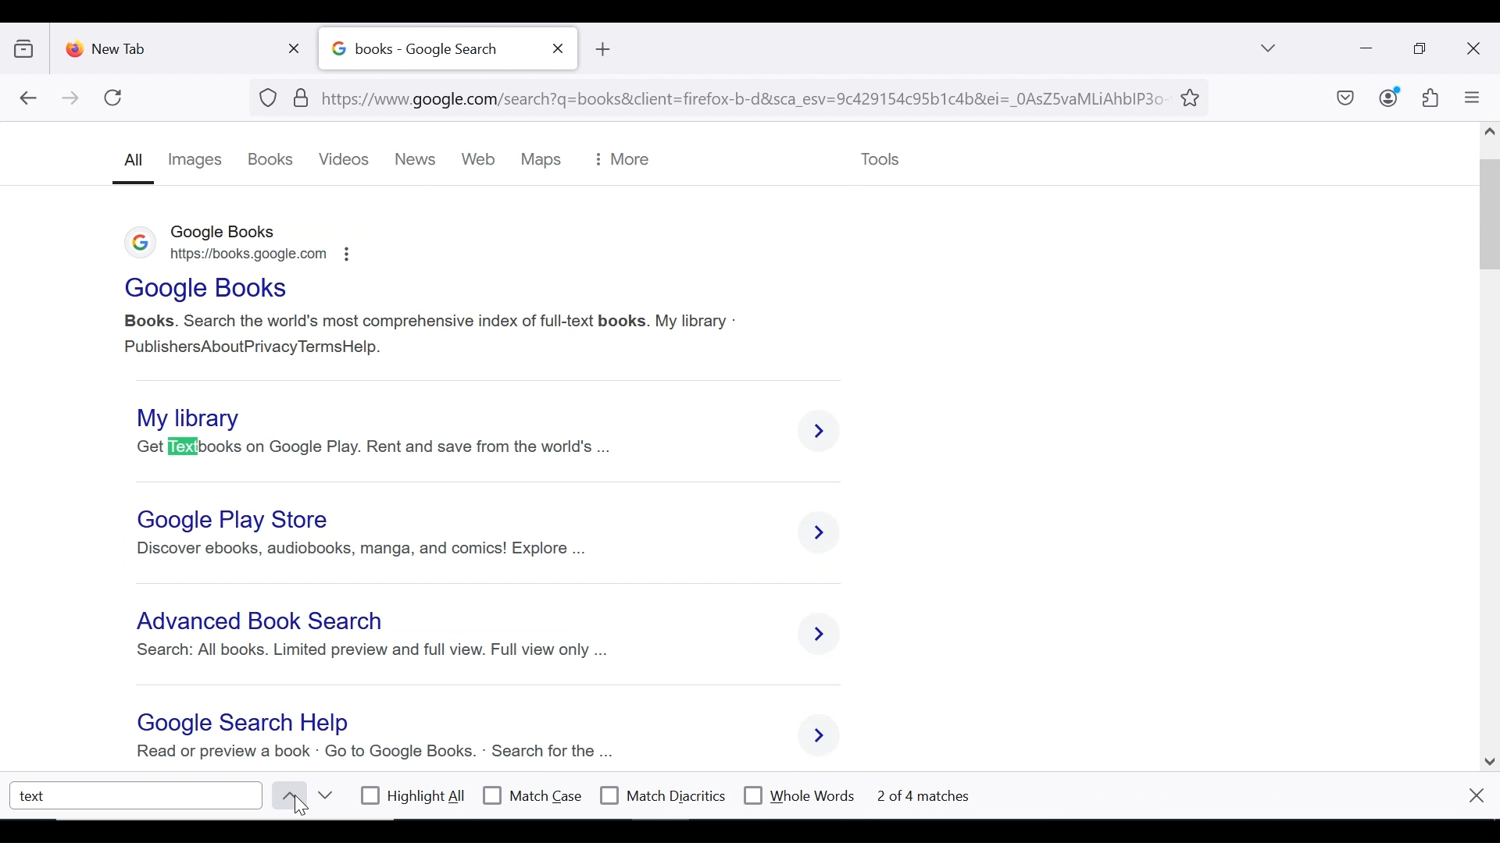 Image resolution: width=1500 pixels, height=843 pixels. What do you see at coordinates (621, 160) in the screenshot?
I see `more` at bounding box center [621, 160].